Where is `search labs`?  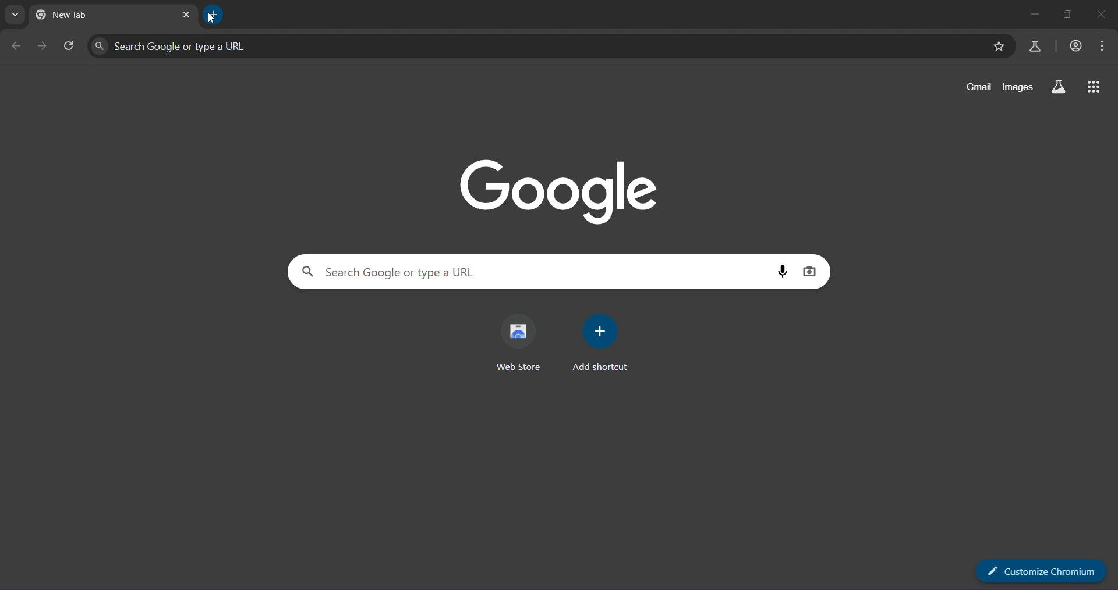
search labs is located at coordinates (1058, 88).